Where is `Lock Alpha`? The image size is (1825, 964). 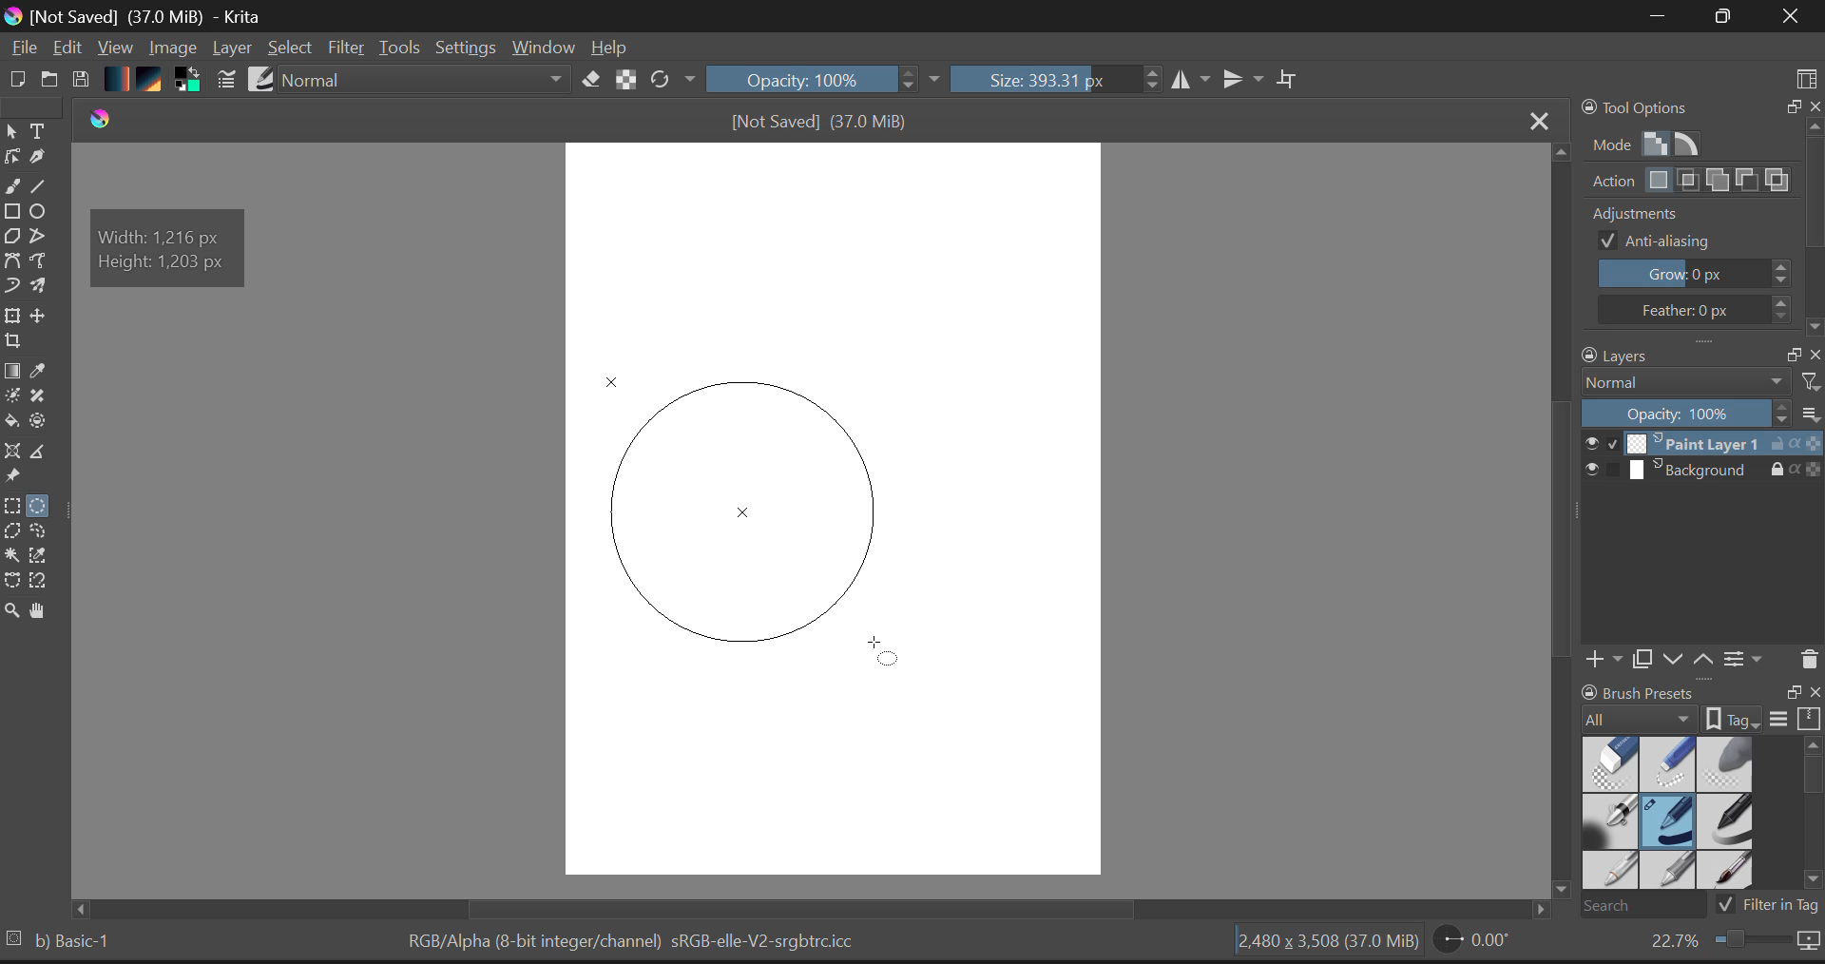
Lock Alpha is located at coordinates (623, 81).